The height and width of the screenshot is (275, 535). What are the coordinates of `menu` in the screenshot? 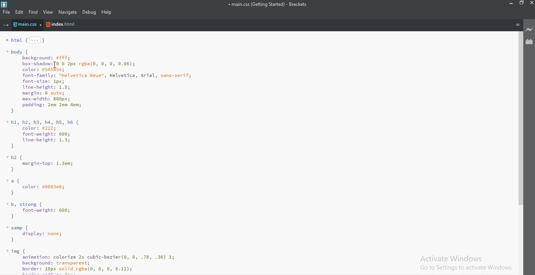 It's located at (517, 25).